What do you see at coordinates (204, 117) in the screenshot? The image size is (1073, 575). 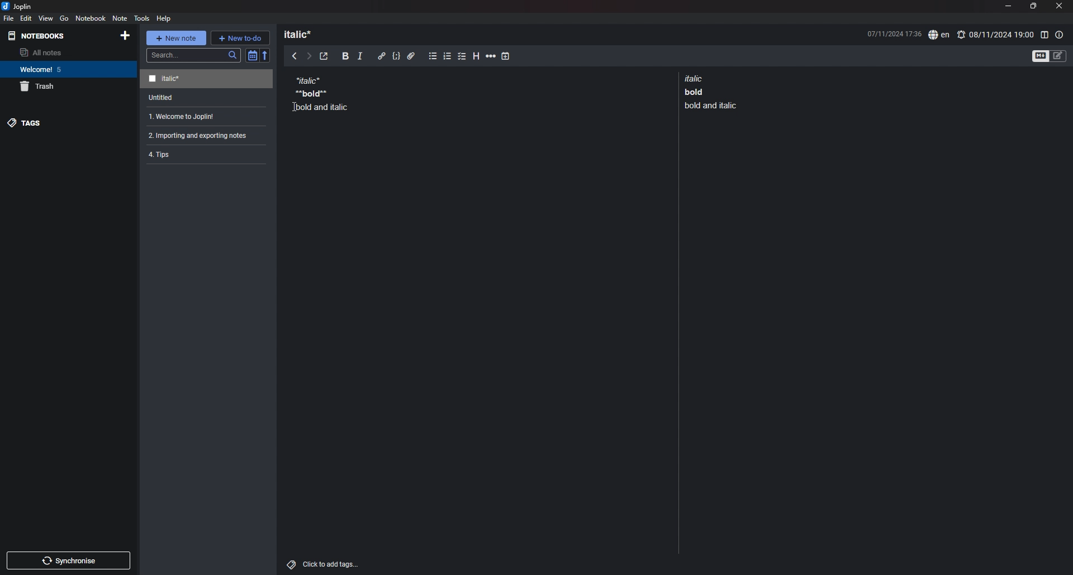 I see `note` at bounding box center [204, 117].